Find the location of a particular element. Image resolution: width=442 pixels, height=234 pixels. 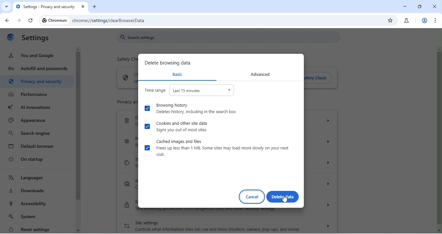

refresh is located at coordinates (31, 21).